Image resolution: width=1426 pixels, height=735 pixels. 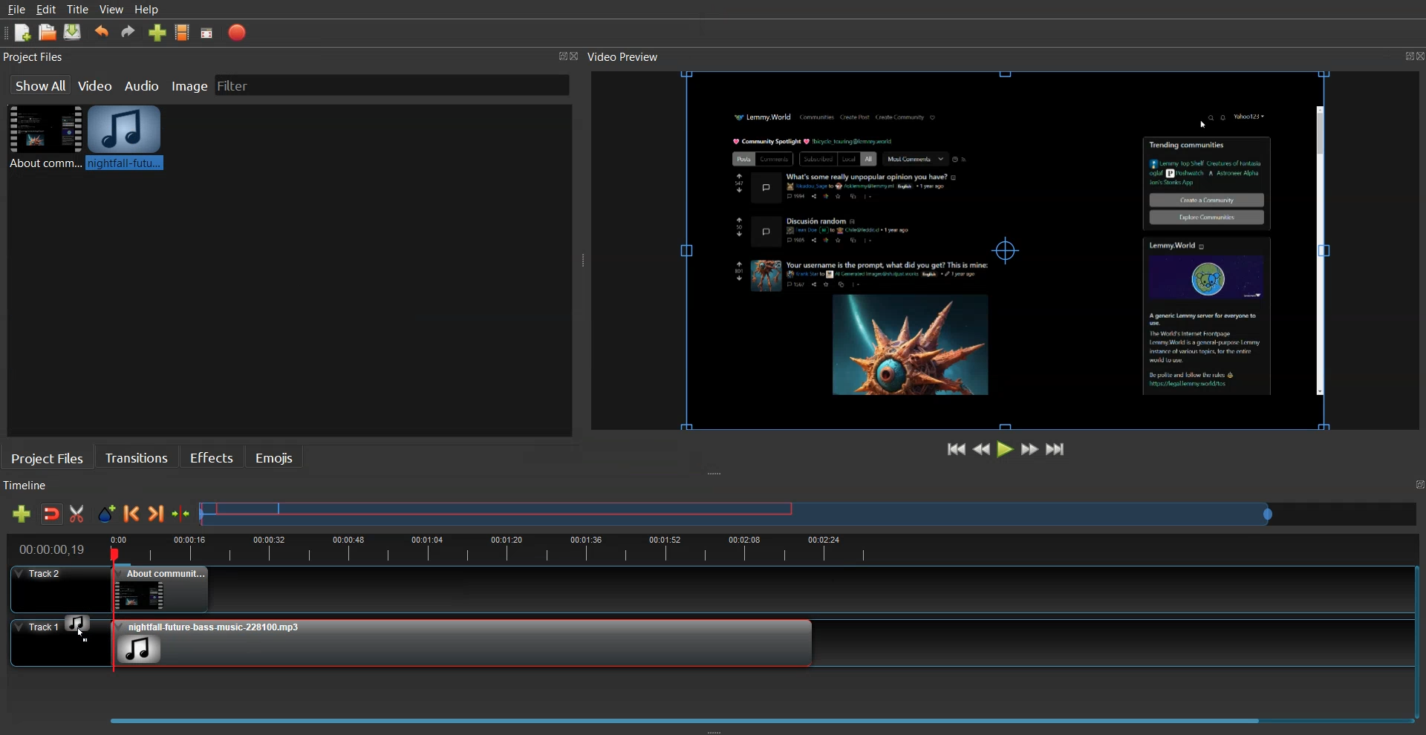 What do you see at coordinates (1056, 448) in the screenshot?
I see `Jump to End` at bounding box center [1056, 448].